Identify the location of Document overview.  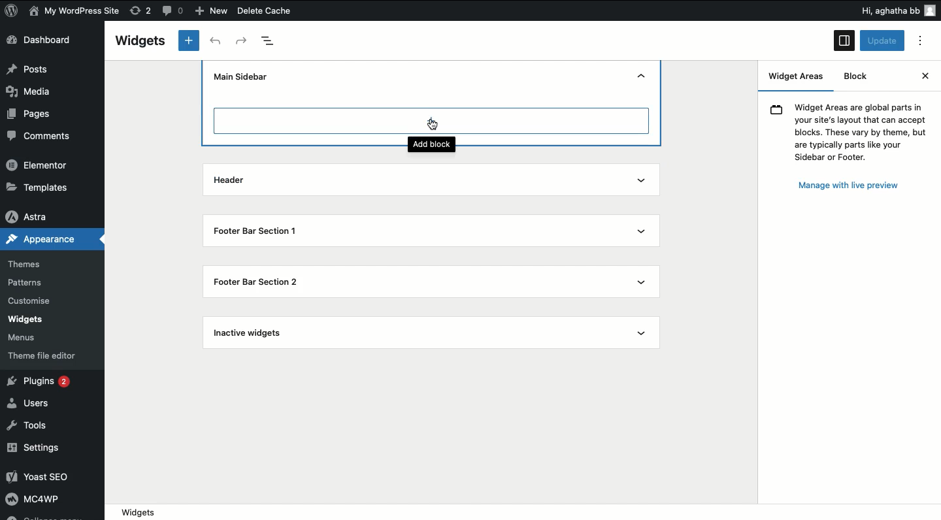
(274, 44).